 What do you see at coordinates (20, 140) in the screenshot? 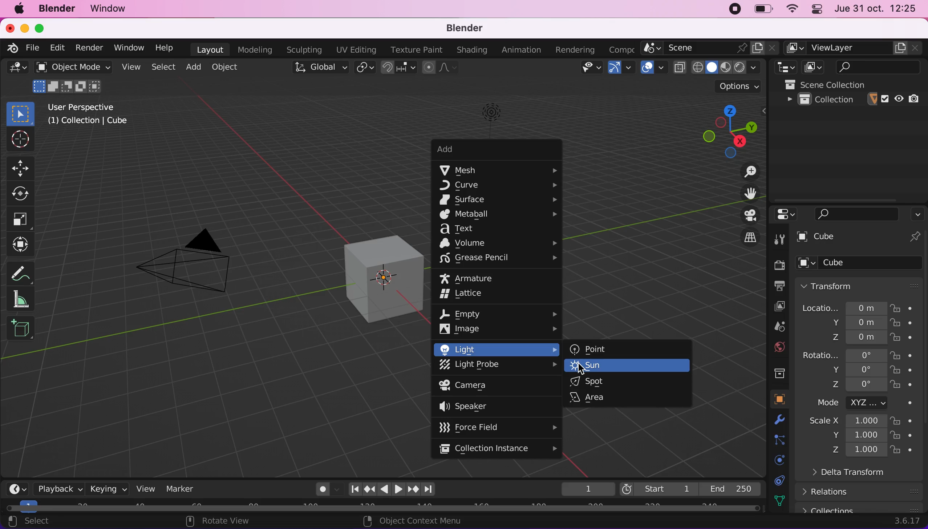
I see `cursor` at bounding box center [20, 140].